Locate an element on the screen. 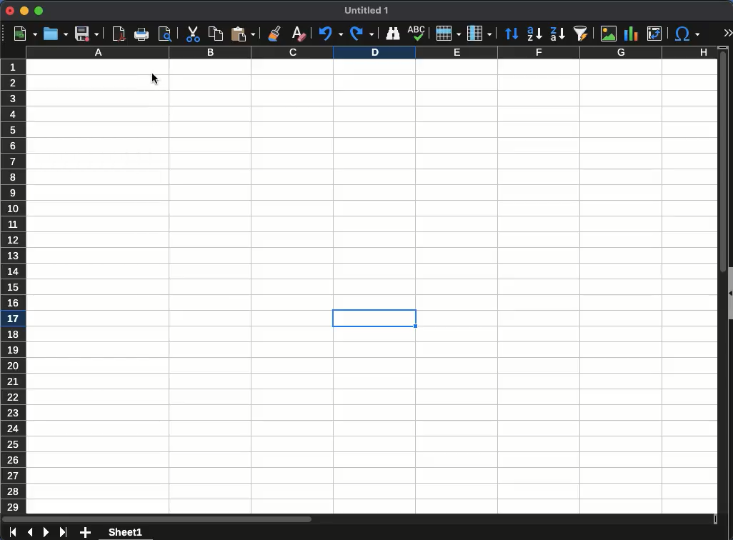 The image size is (733, 540). clone formatting is located at coordinates (276, 34).